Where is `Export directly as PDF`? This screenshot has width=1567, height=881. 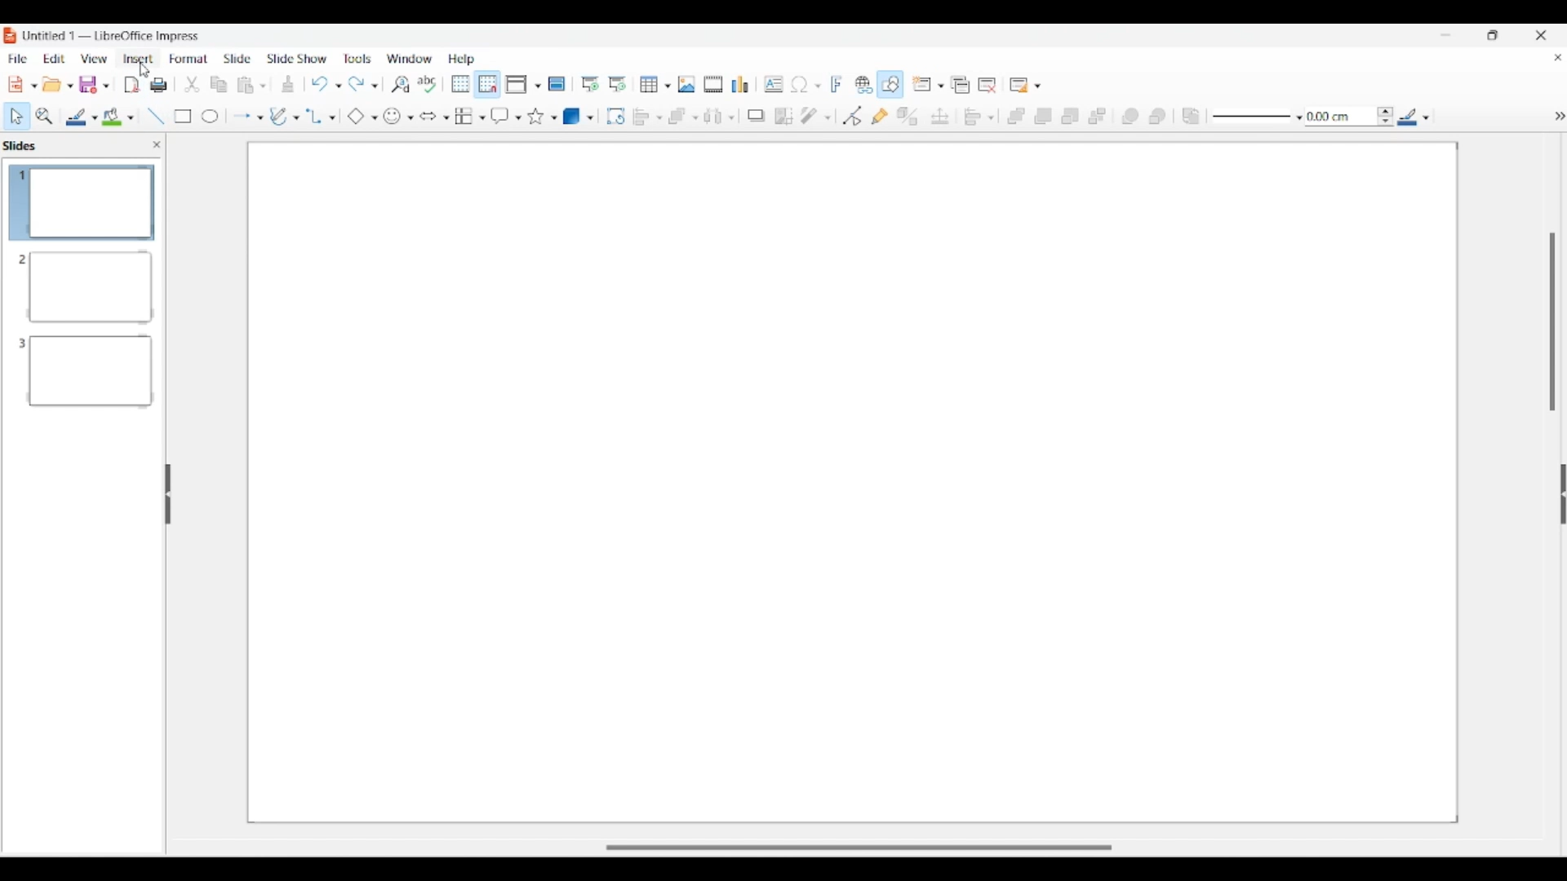
Export directly as PDF is located at coordinates (133, 86).